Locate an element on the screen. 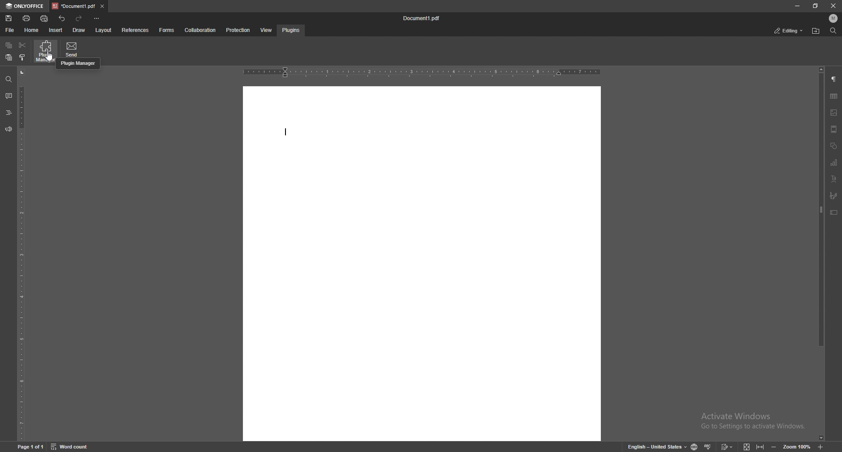 The width and height of the screenshot is (842, 452). English - United States is located at coordinates (654, 447).